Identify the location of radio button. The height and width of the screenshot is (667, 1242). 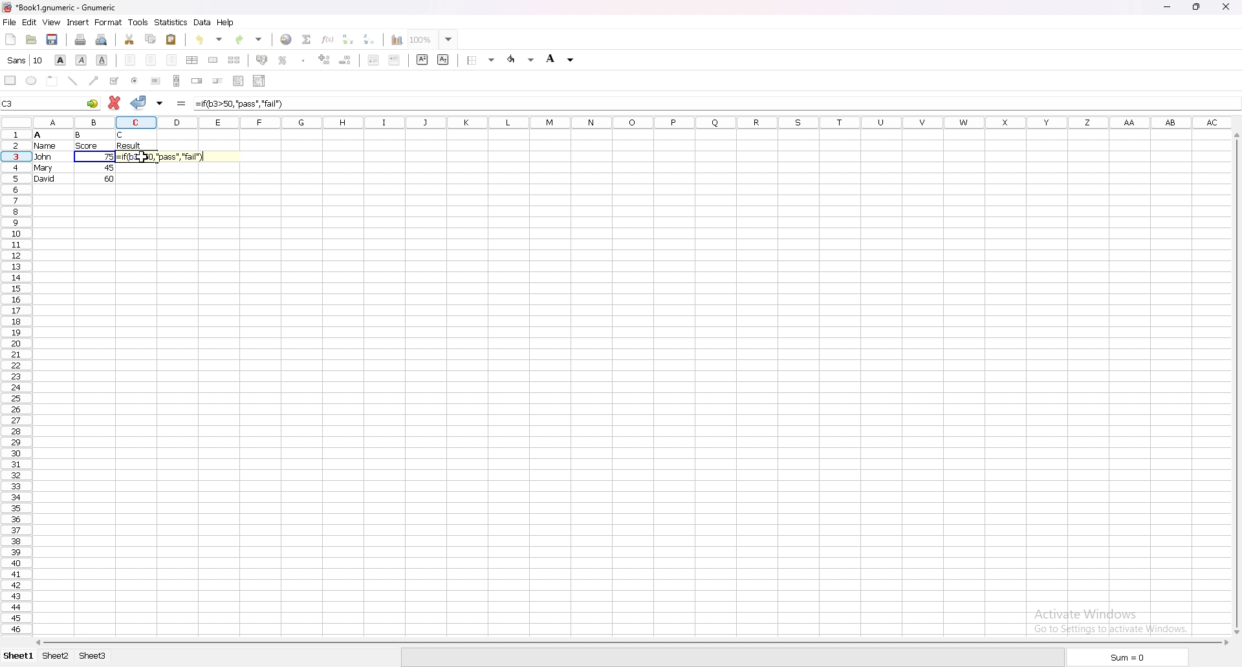
(135, 81).